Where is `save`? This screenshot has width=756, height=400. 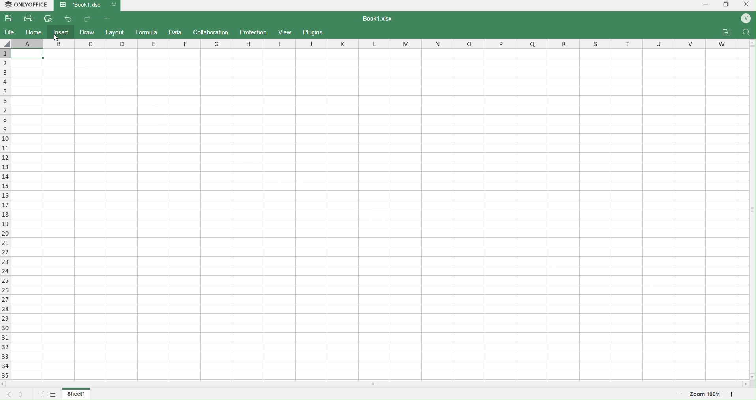 save is located at coordinates (11, 19).